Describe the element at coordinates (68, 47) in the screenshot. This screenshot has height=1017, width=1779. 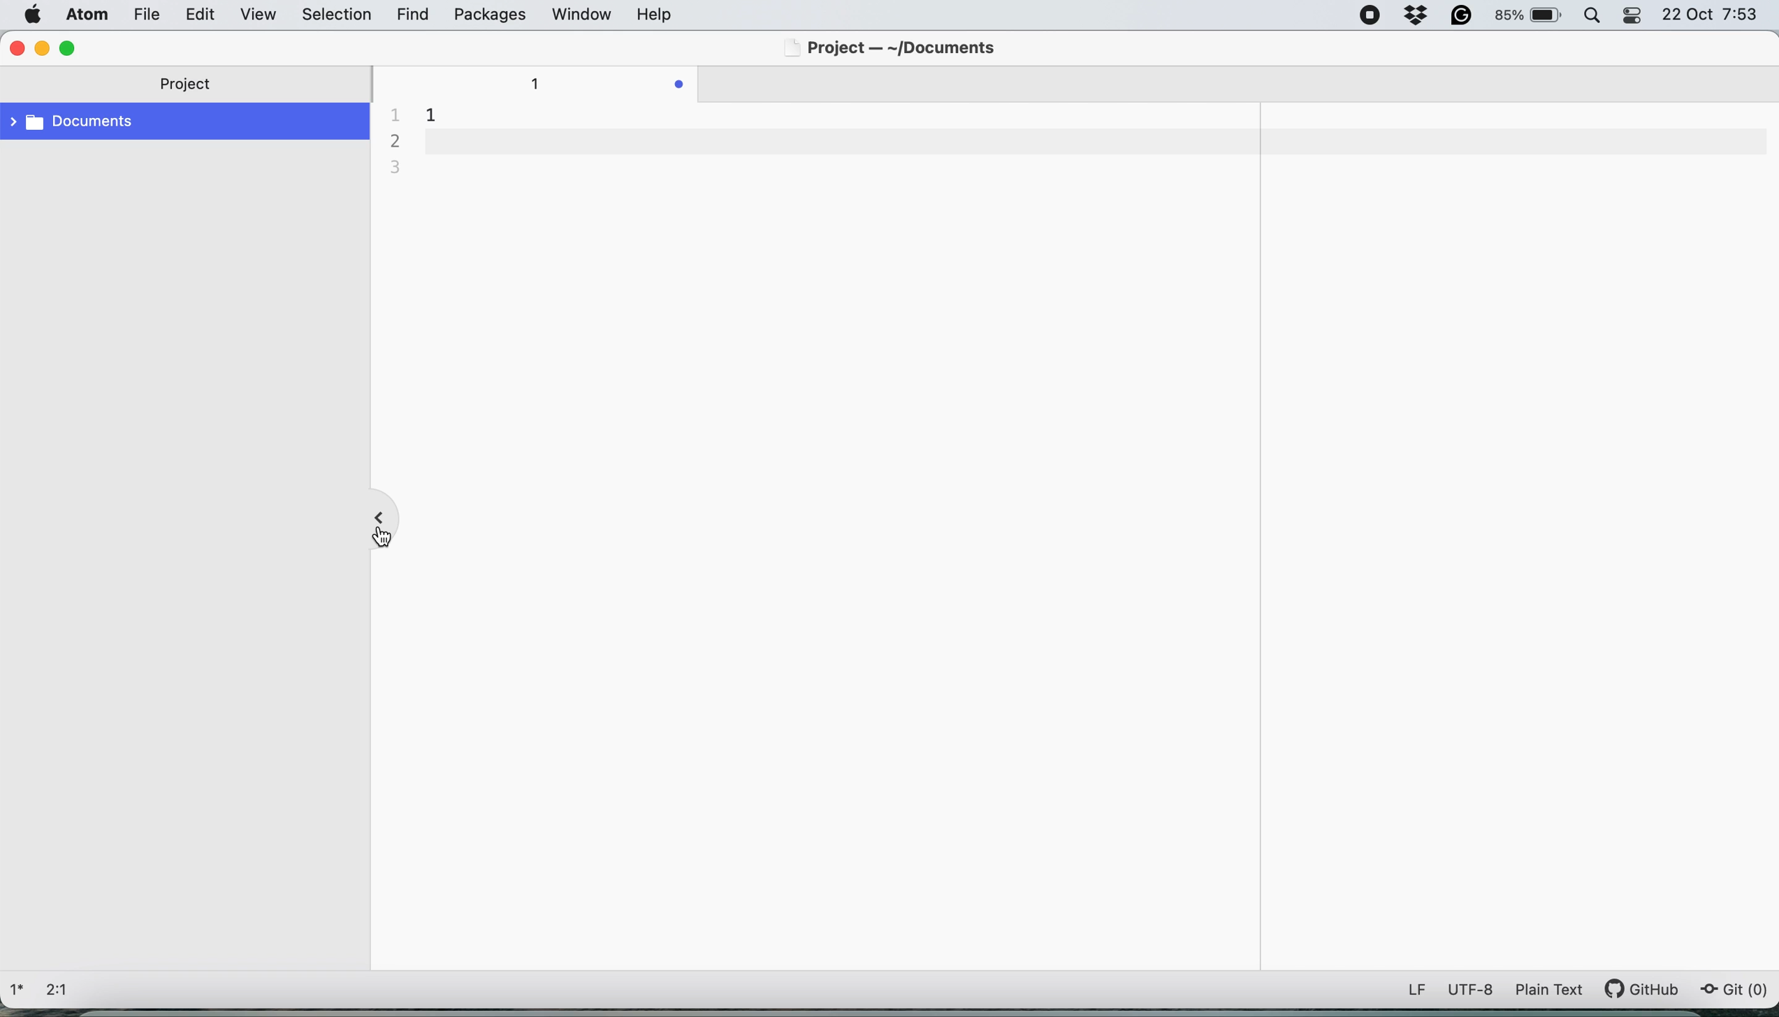
I see `maximise` at that location.